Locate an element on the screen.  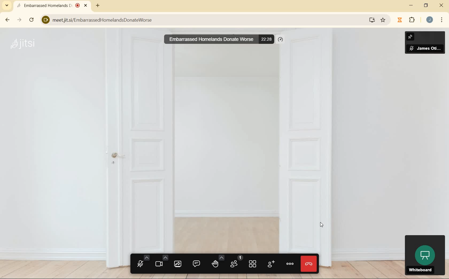
minimize is located at coordinates (412, 5).